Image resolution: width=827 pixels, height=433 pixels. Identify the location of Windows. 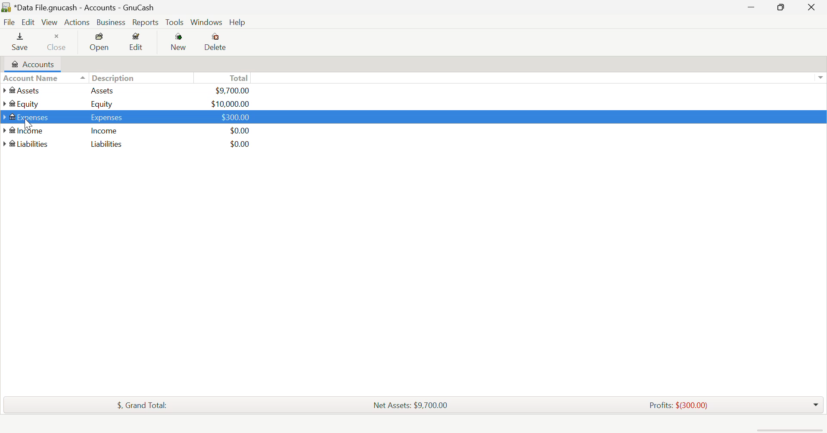
(207, 22).